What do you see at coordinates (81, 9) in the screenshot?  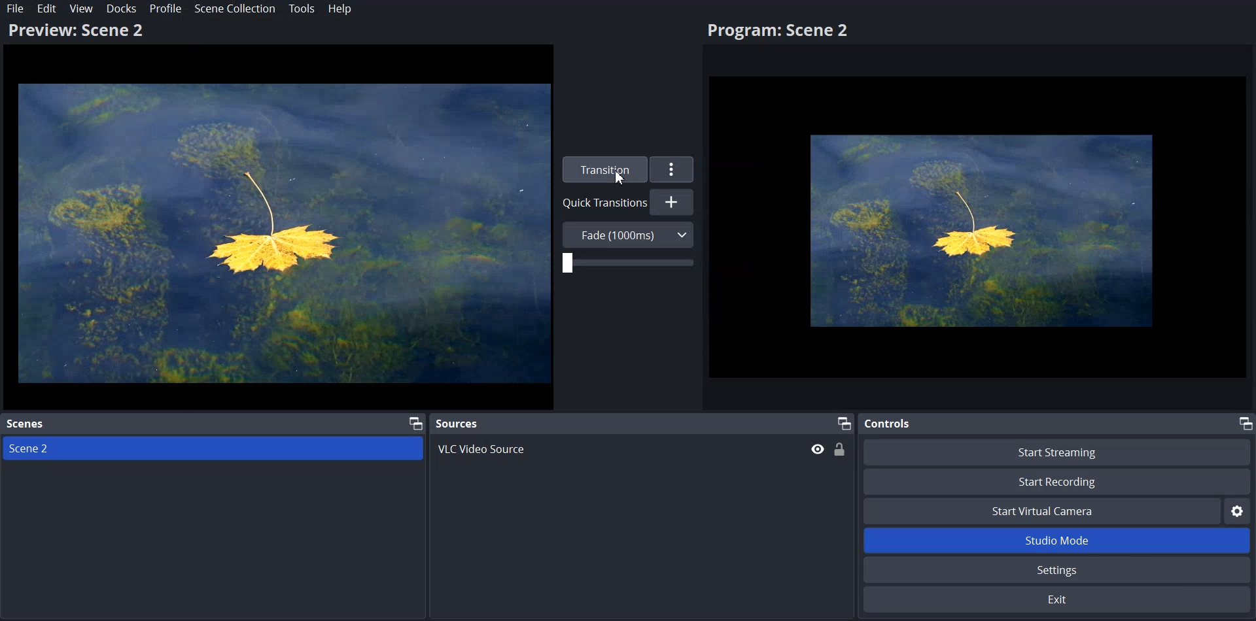 I see `View` at bounding box center [81, 9].